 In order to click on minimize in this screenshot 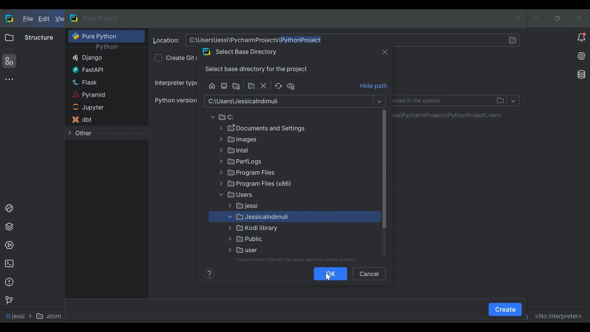, I will do `click(537, 18)`.